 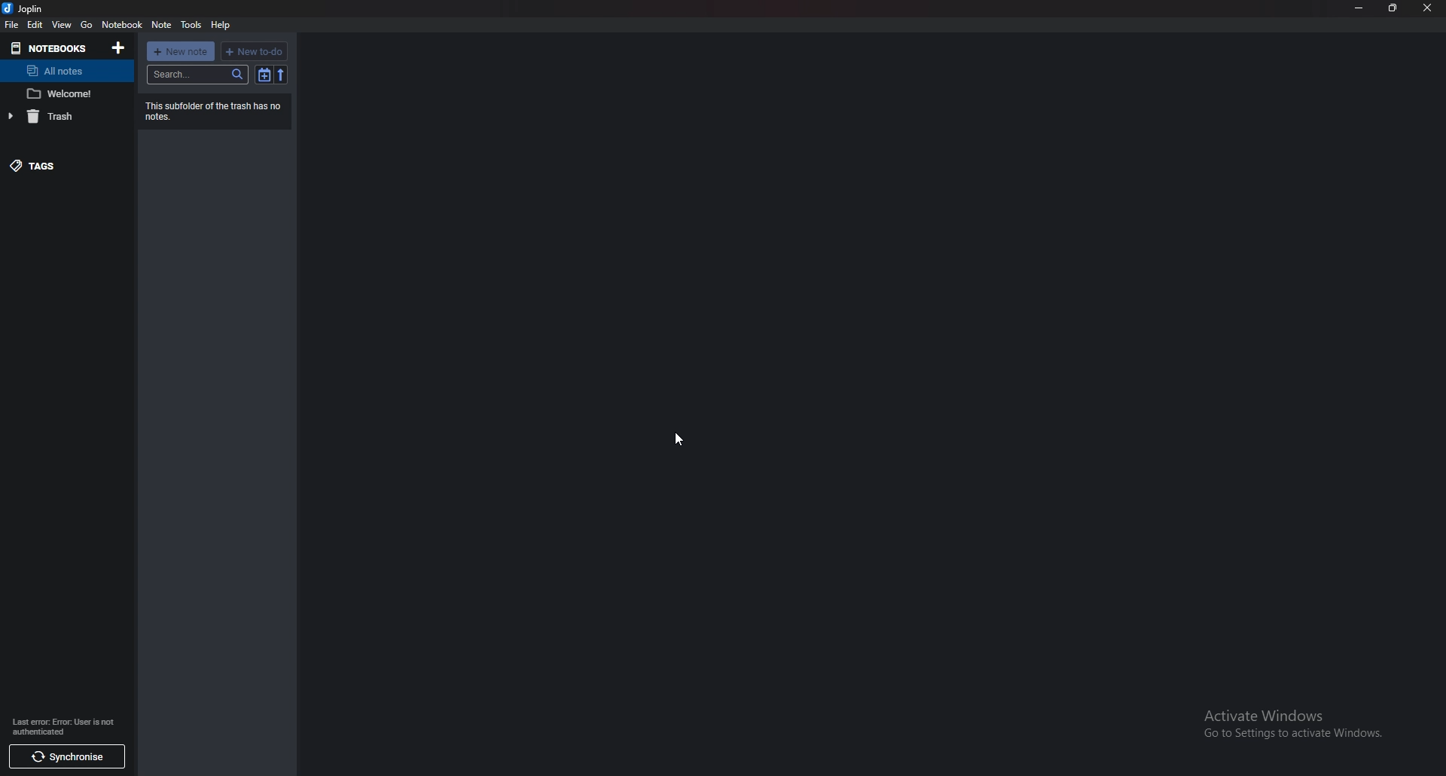 I want to click on Info, so click(x=215, y=111).